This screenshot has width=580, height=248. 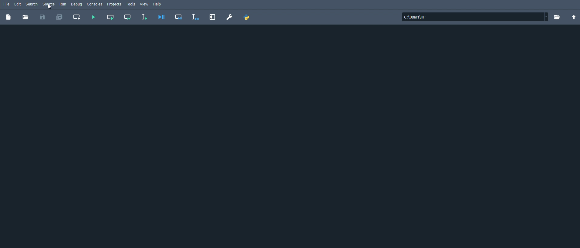 I want to click on Source, so click(x=50, y=4).